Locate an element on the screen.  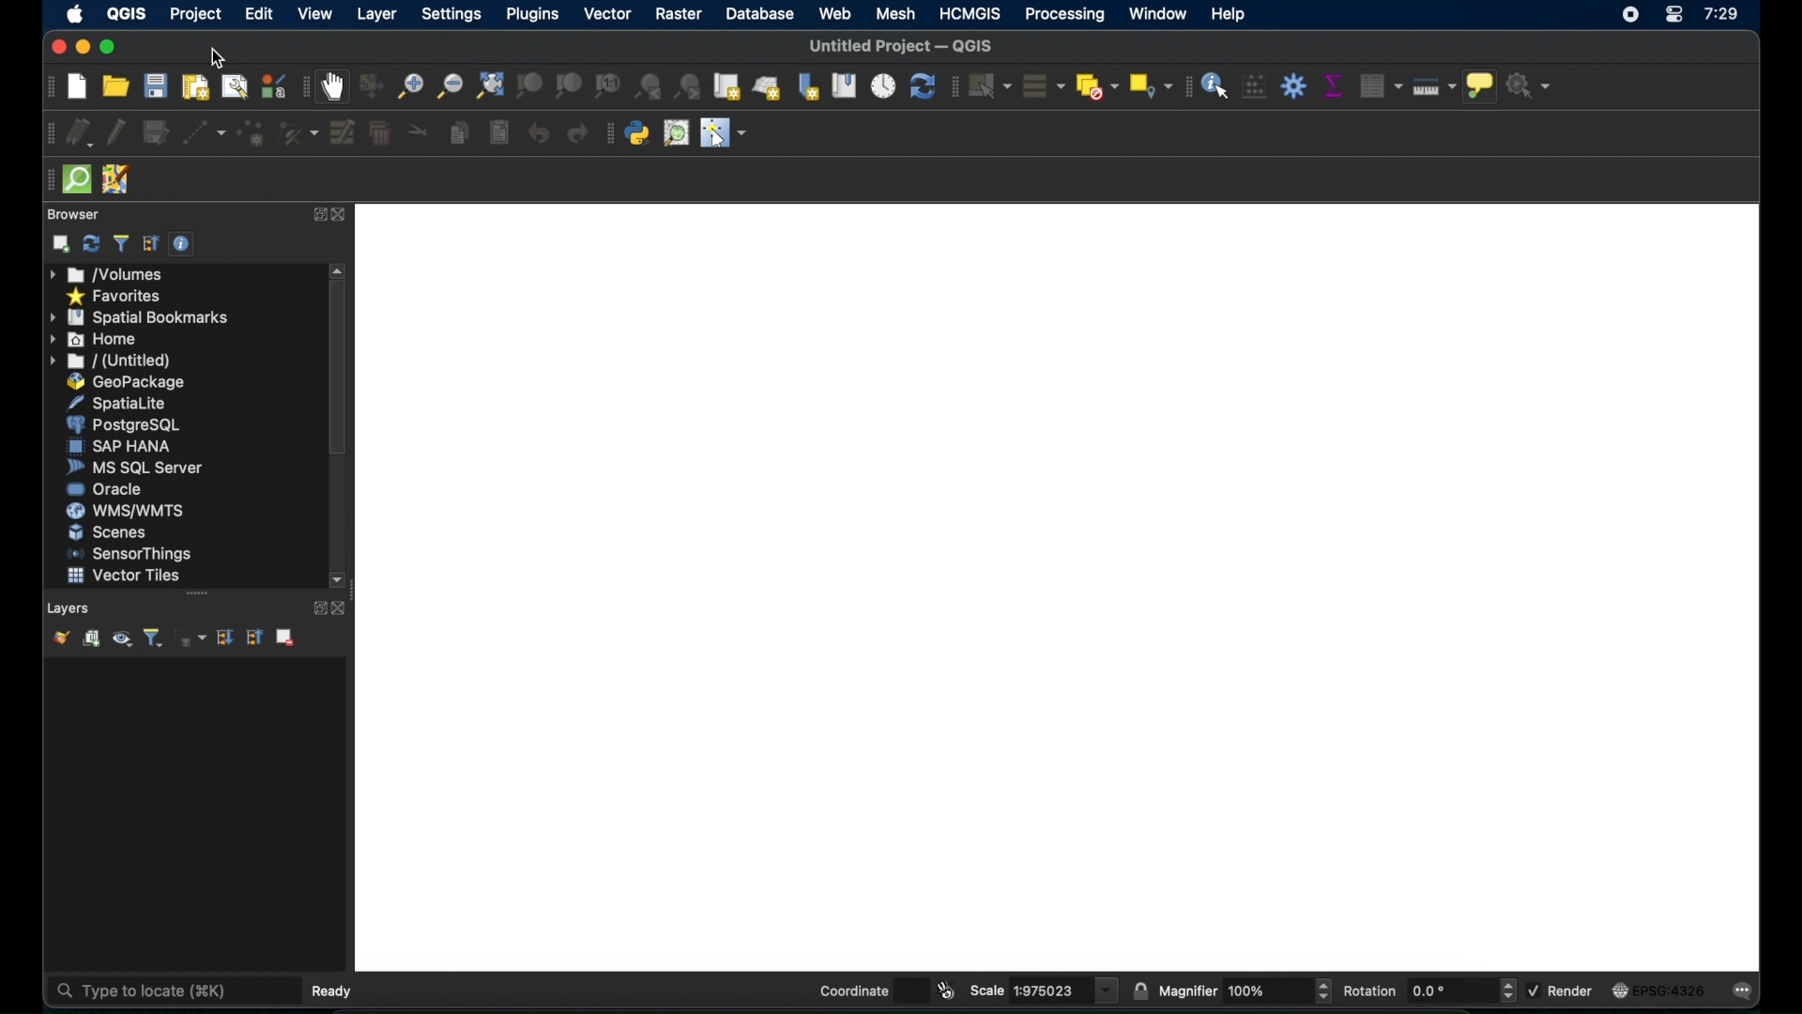
save layer edits is located at coordinates (156, 130).